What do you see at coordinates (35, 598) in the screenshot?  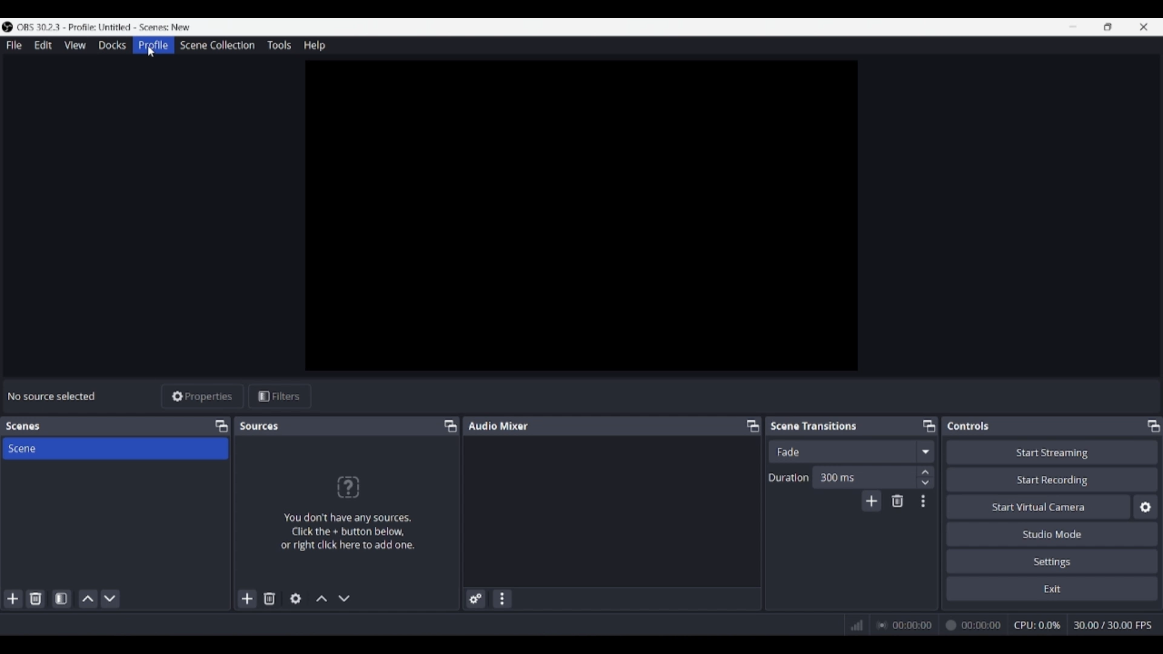 I see `Delete selected scene` at bounding box center [35, 598].